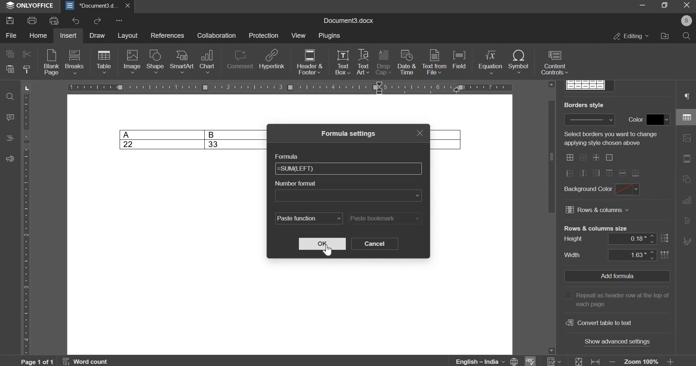  I want to click on Border Style, so click(584, 105).